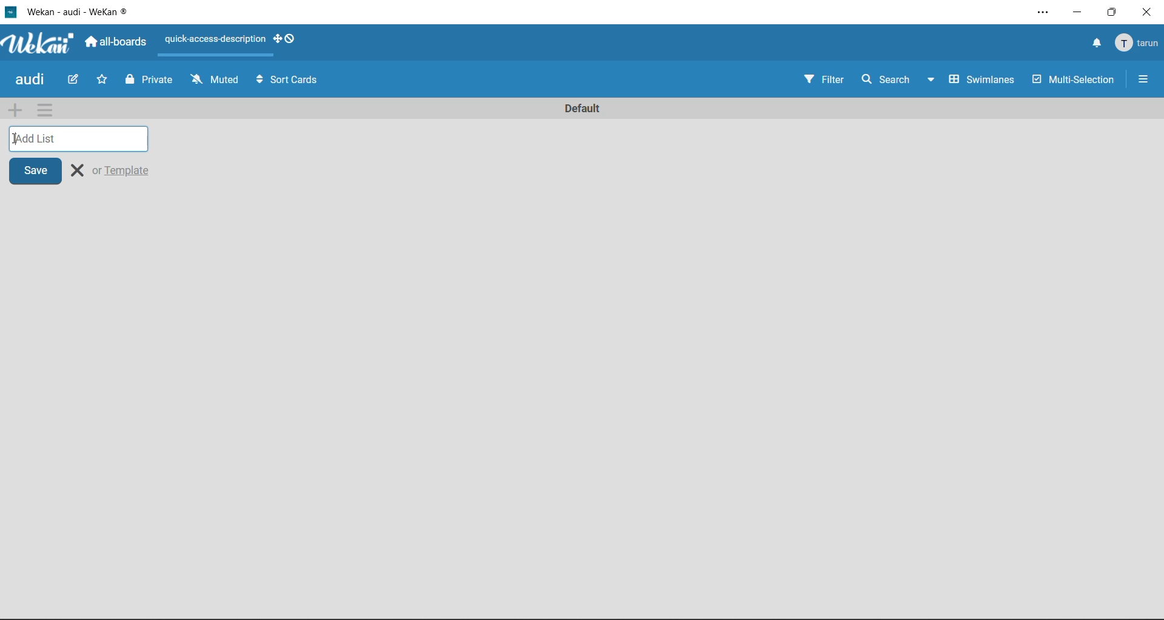  Describe the element at coordinates (77, 171) in the screenshot. I see `close` at that location.